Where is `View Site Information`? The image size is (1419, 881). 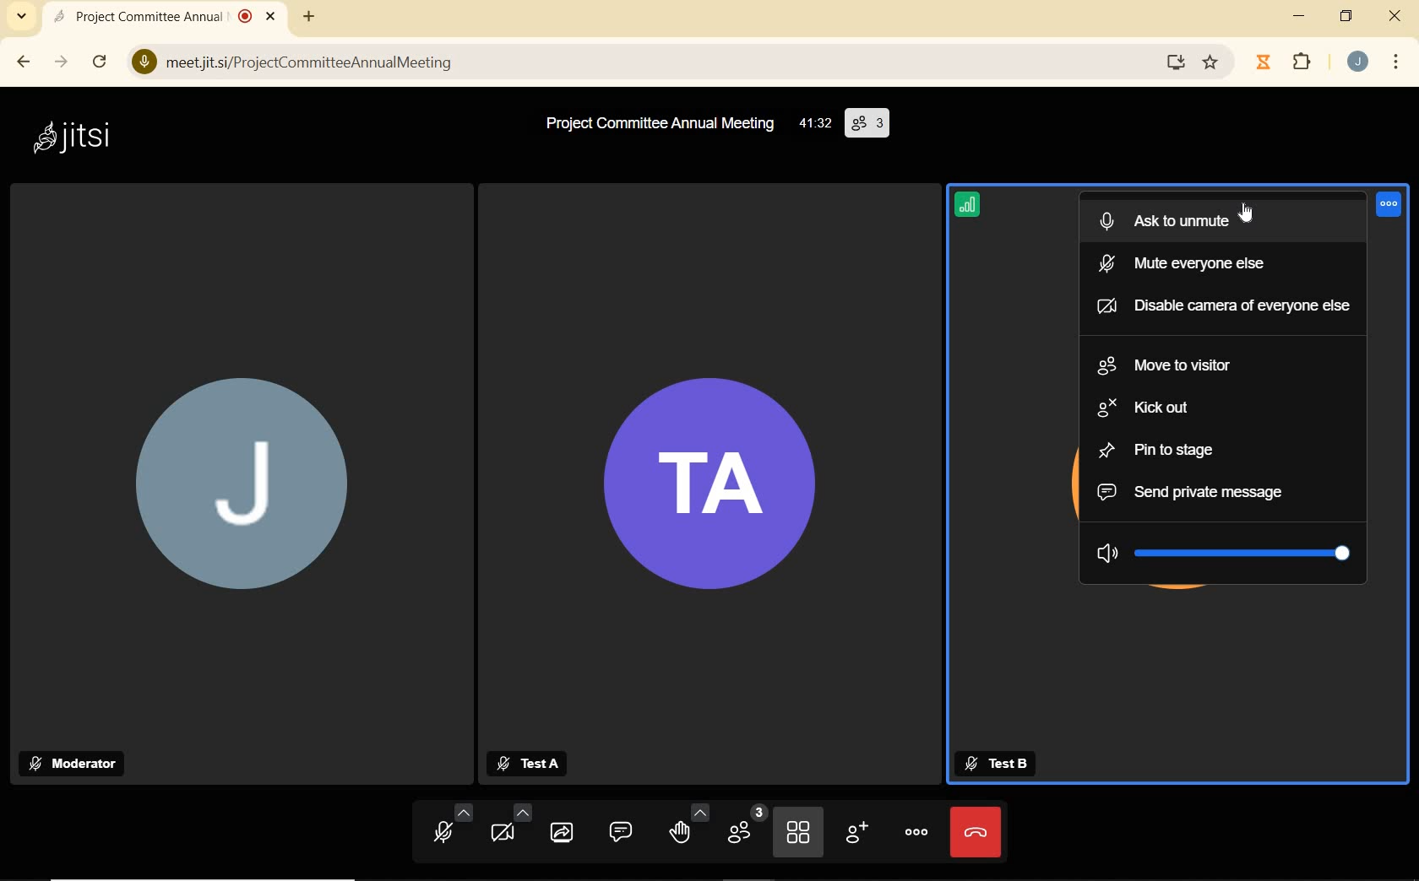
View Site Information is located at coordinates (144, 63).